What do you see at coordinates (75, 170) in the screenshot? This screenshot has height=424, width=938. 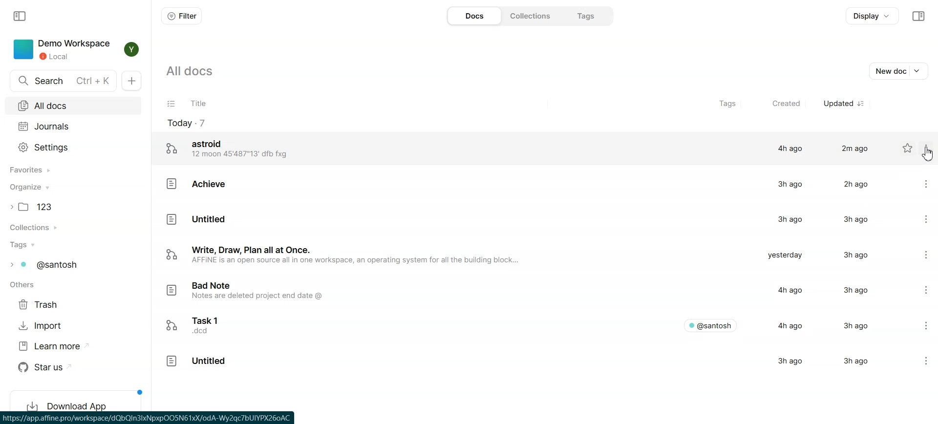 I see `Favorites` at bounding box center [75, 170].